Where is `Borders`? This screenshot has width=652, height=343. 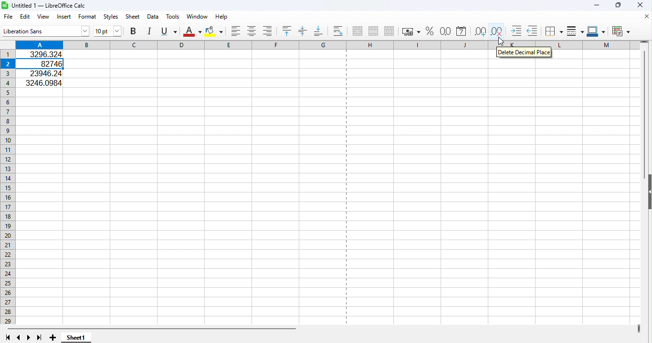
Borders is located at coordinates (554, 30).